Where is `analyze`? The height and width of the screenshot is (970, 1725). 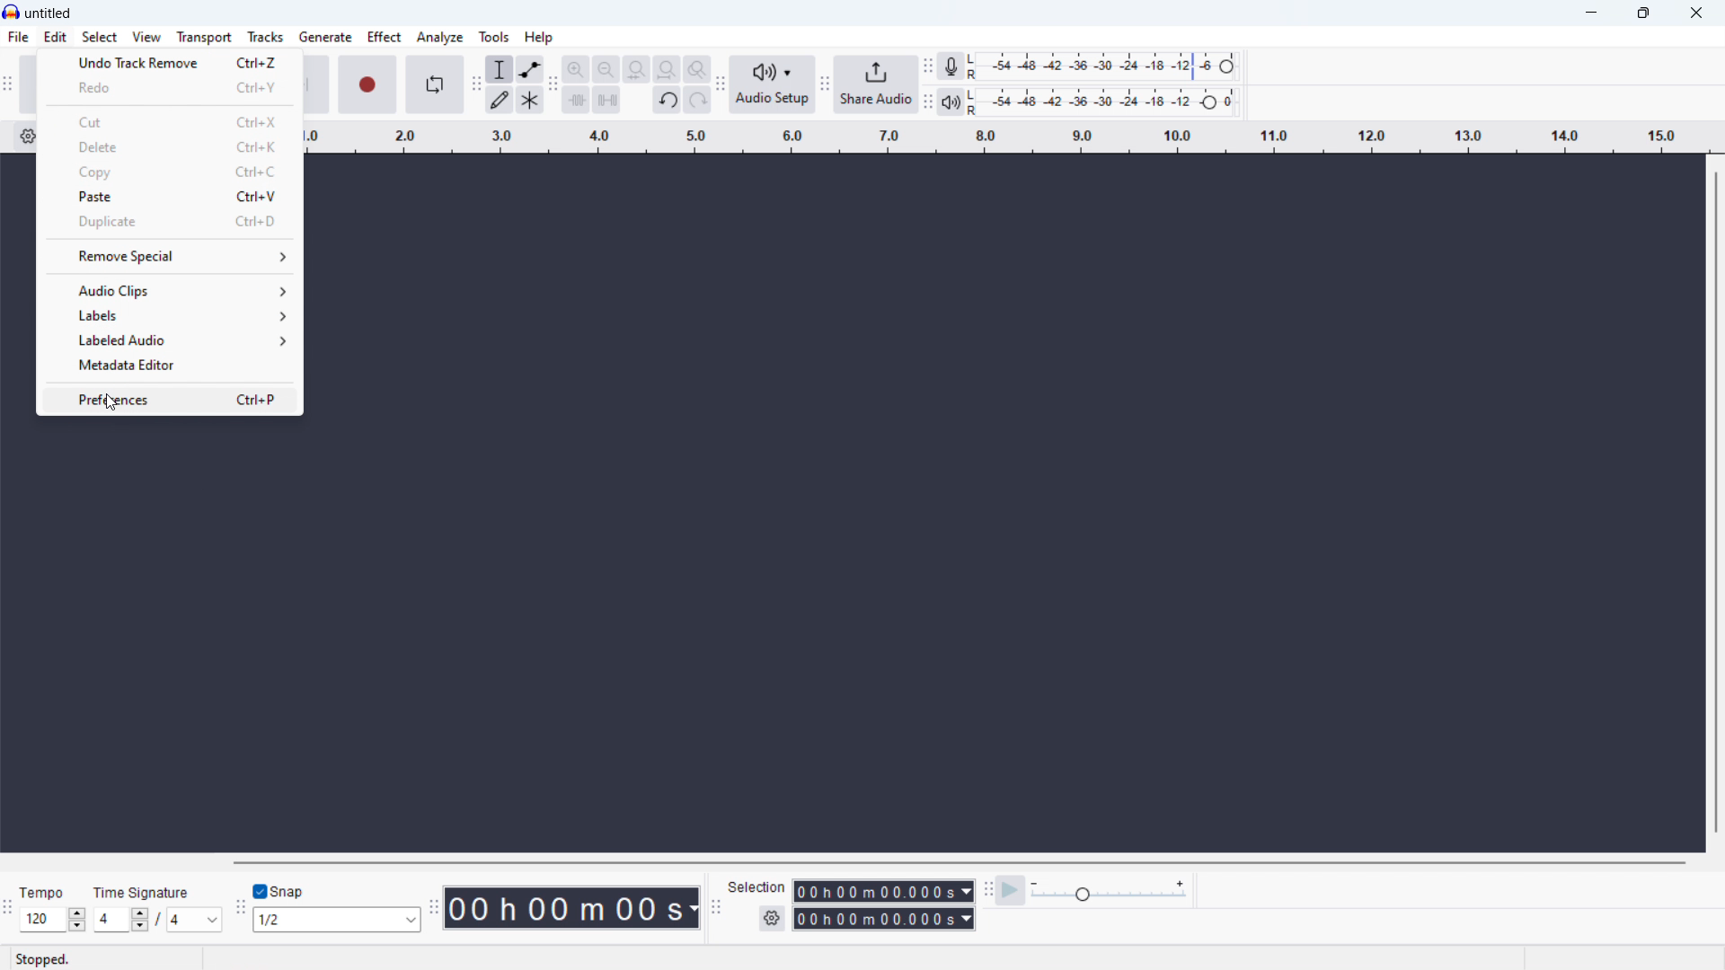
analyze is located at coordinates (439, 37).